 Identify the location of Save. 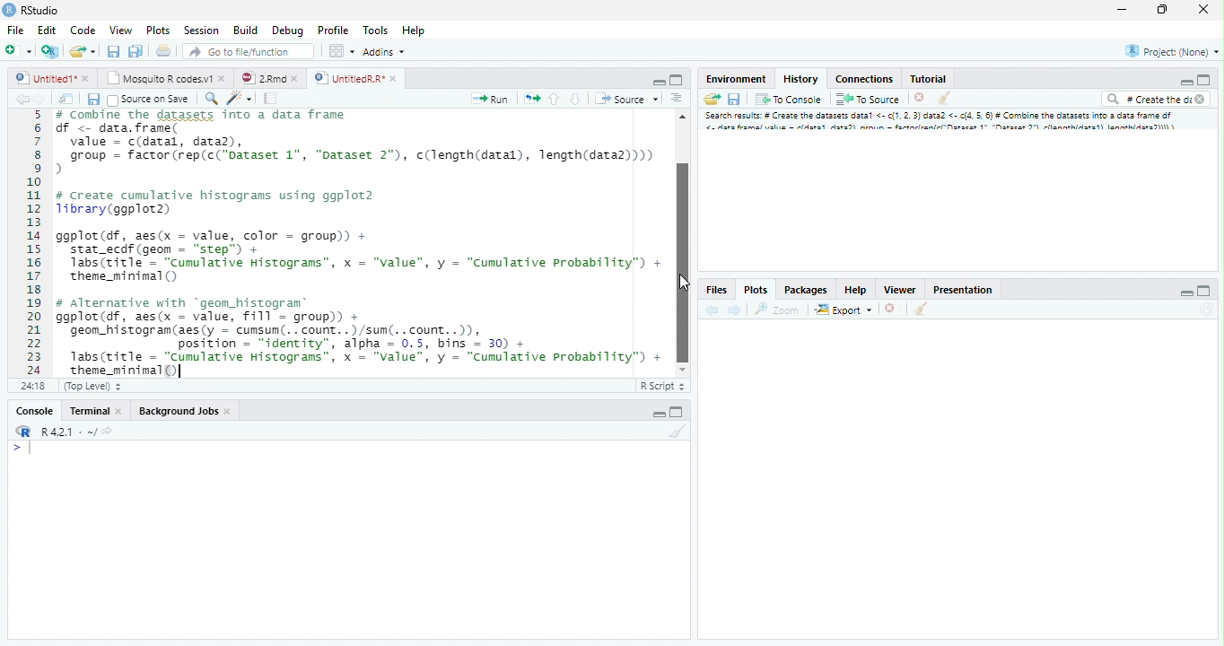
(113, 51).